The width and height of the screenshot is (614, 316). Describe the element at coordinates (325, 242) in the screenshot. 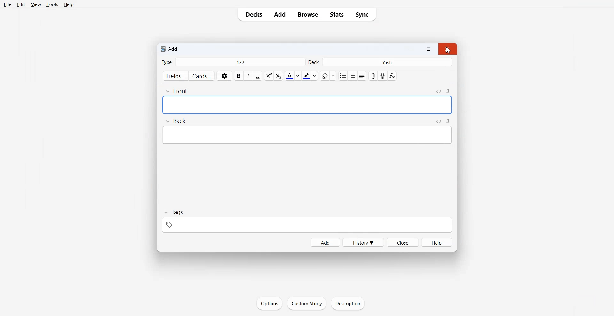

I see `Add` at that location.